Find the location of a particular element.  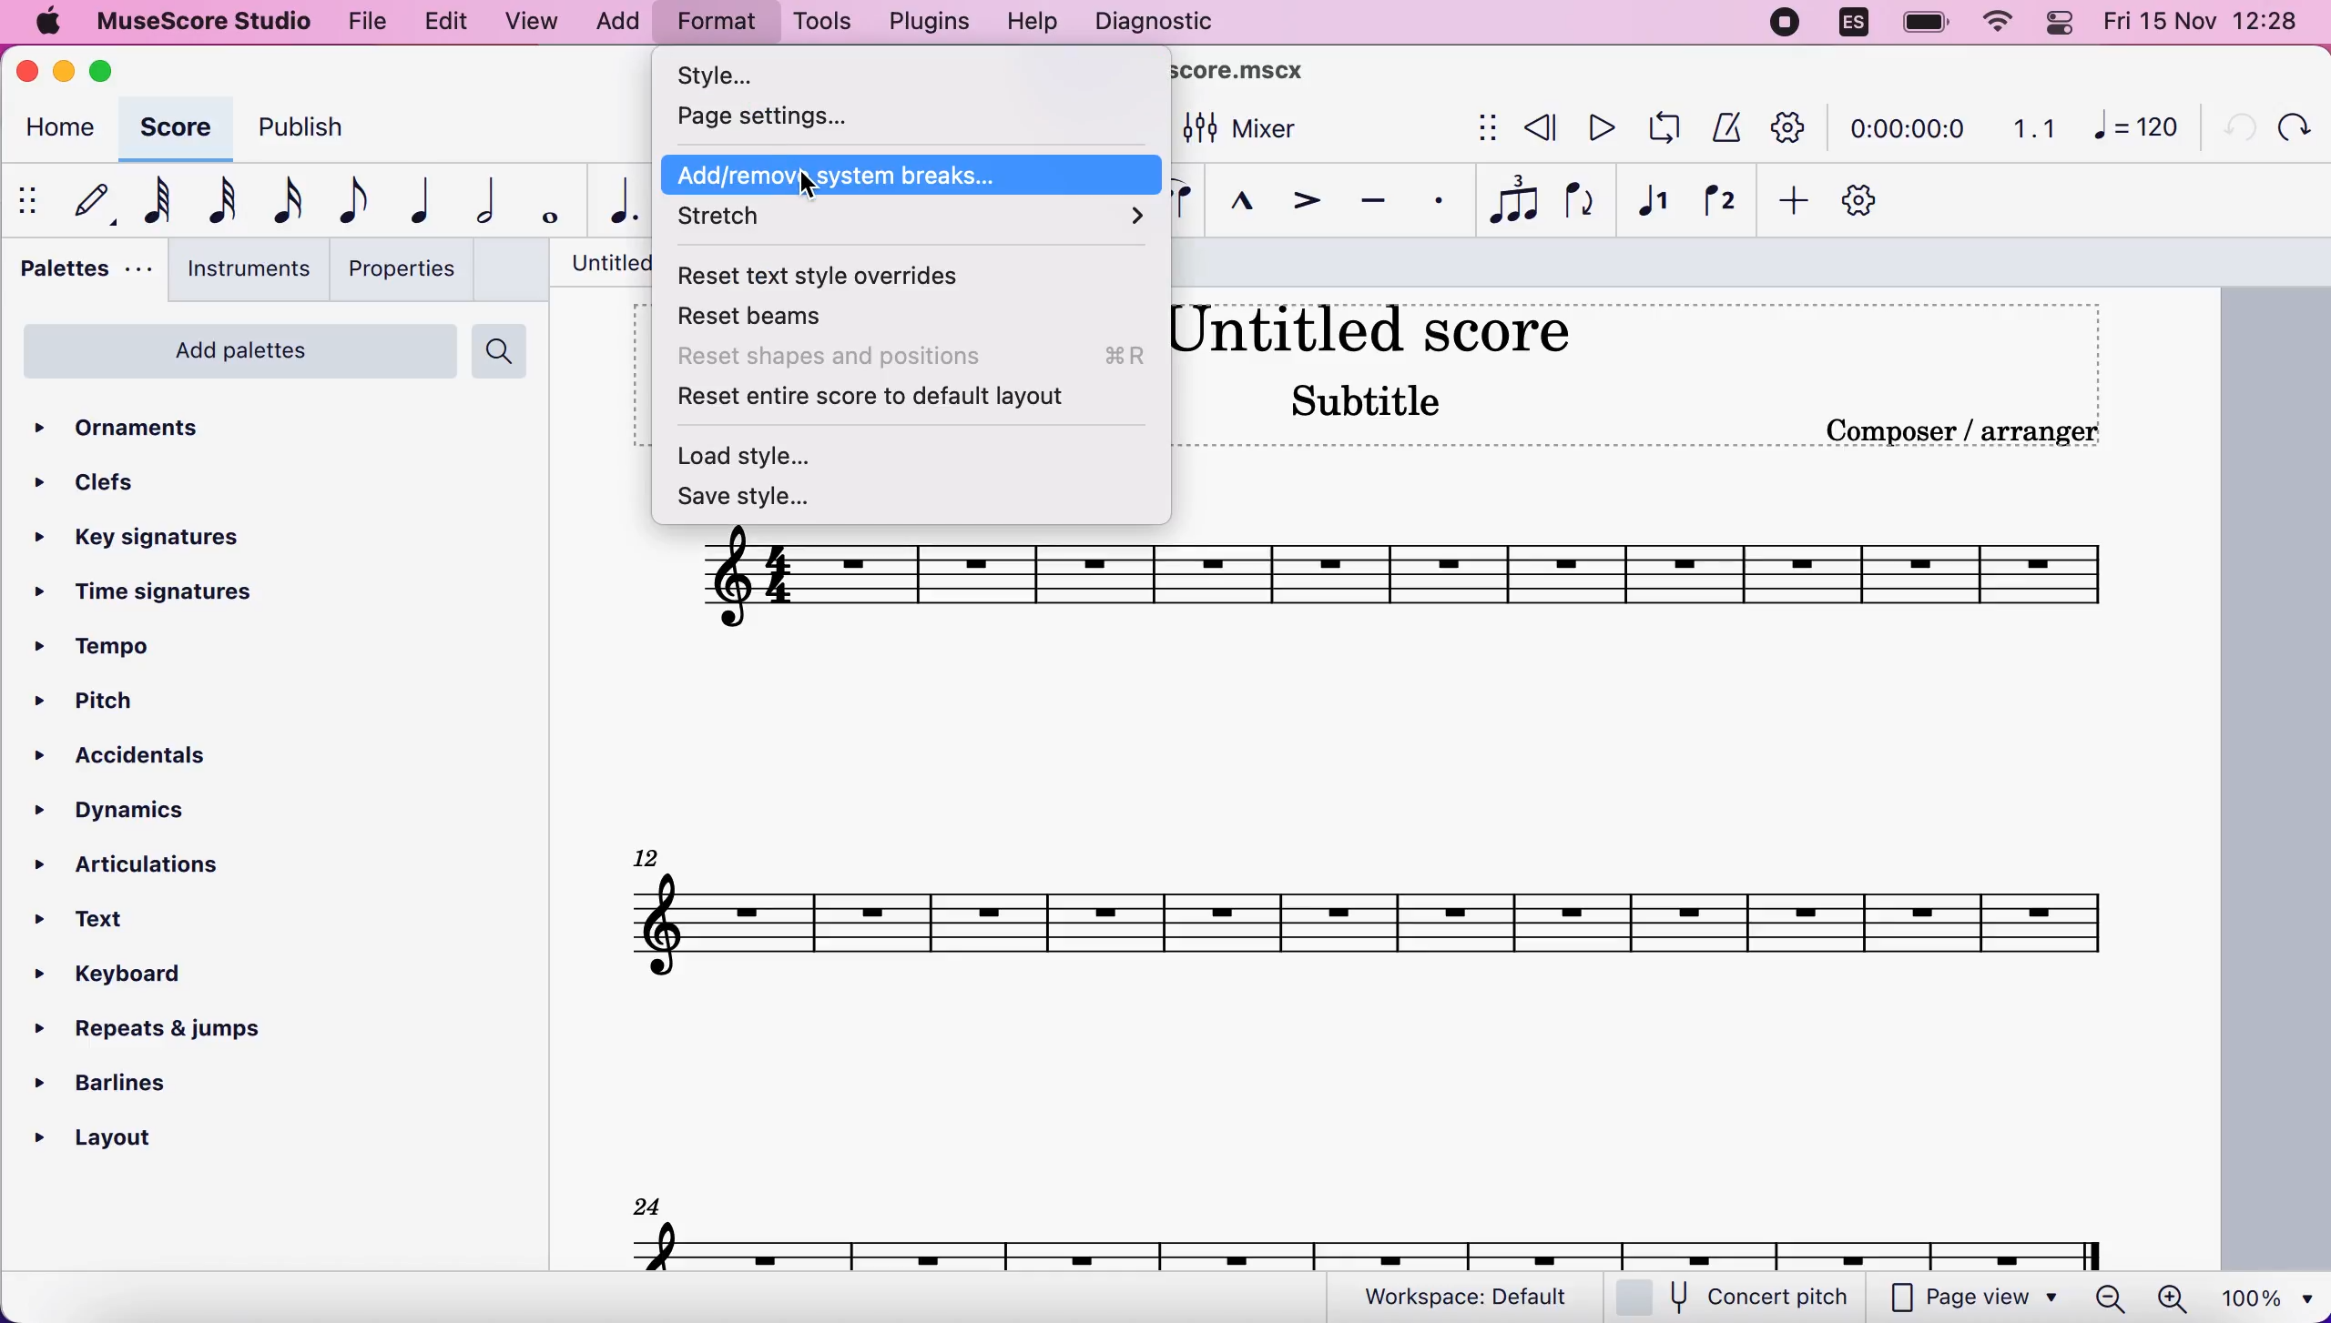

Subtitle is located at coordinates (1370, 399).